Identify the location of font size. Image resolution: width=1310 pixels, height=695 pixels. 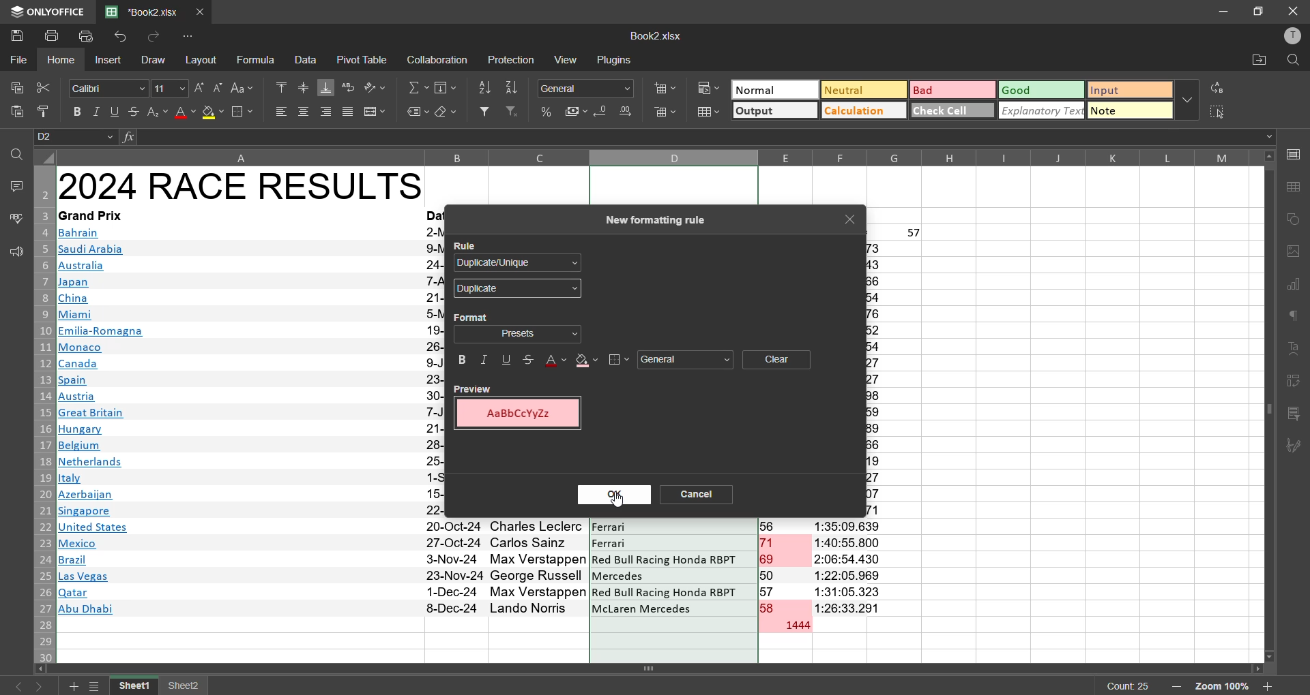
(168, 87).